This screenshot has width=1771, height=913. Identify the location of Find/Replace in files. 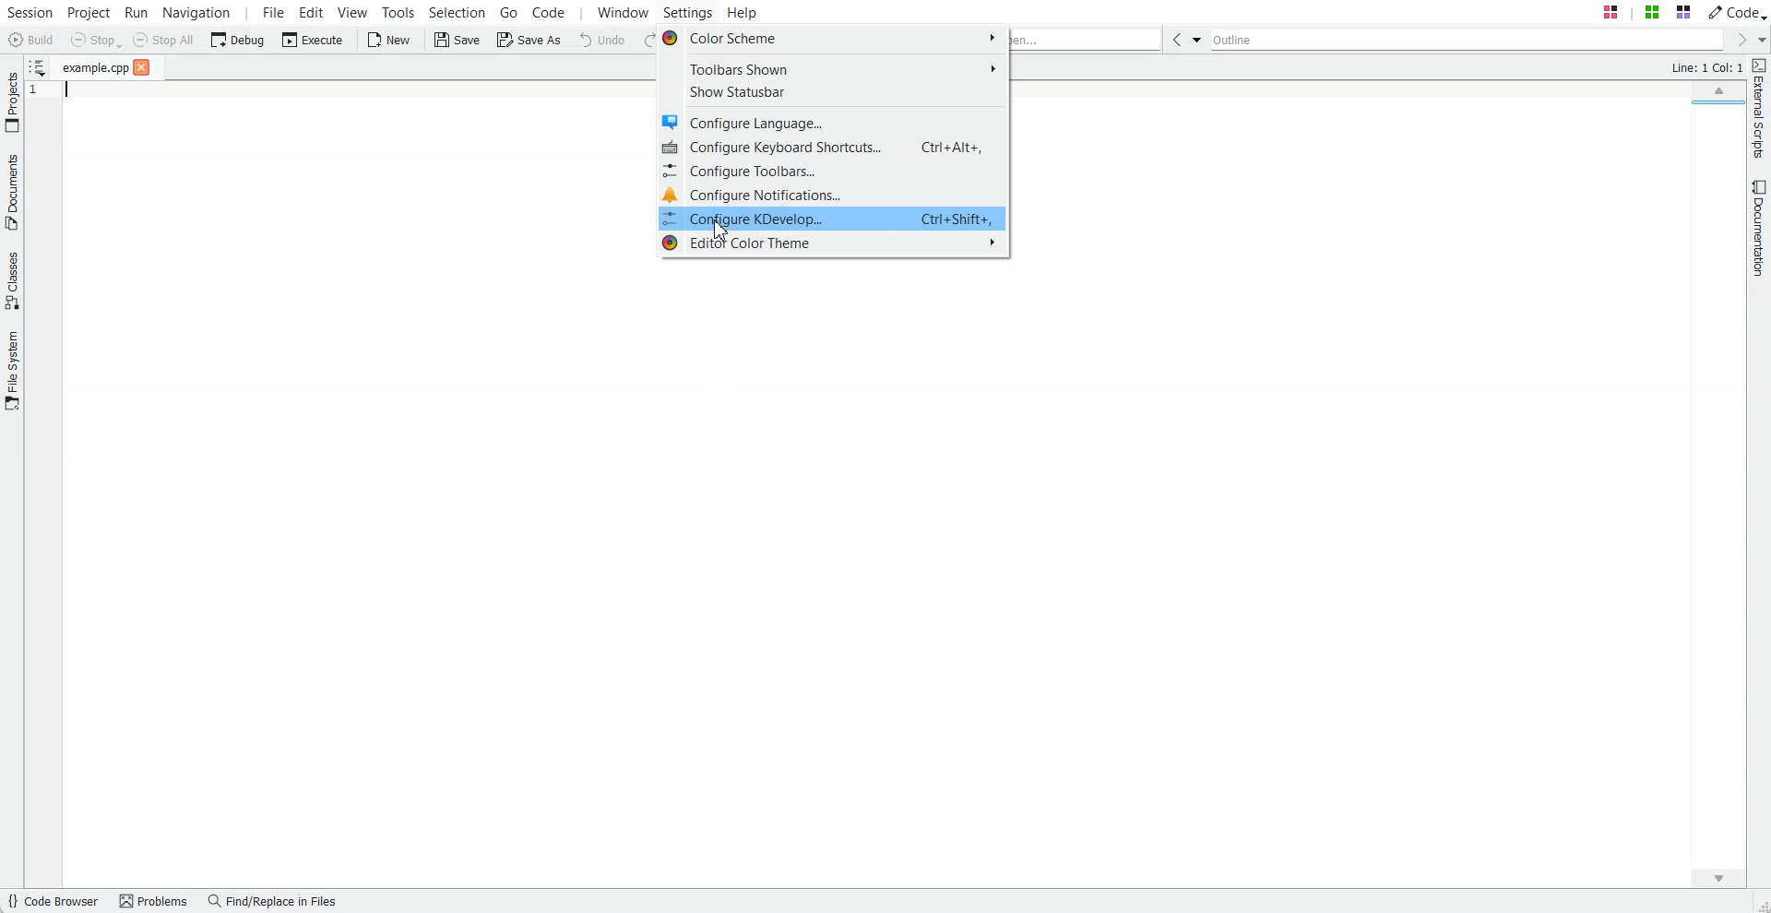
(277, 902).